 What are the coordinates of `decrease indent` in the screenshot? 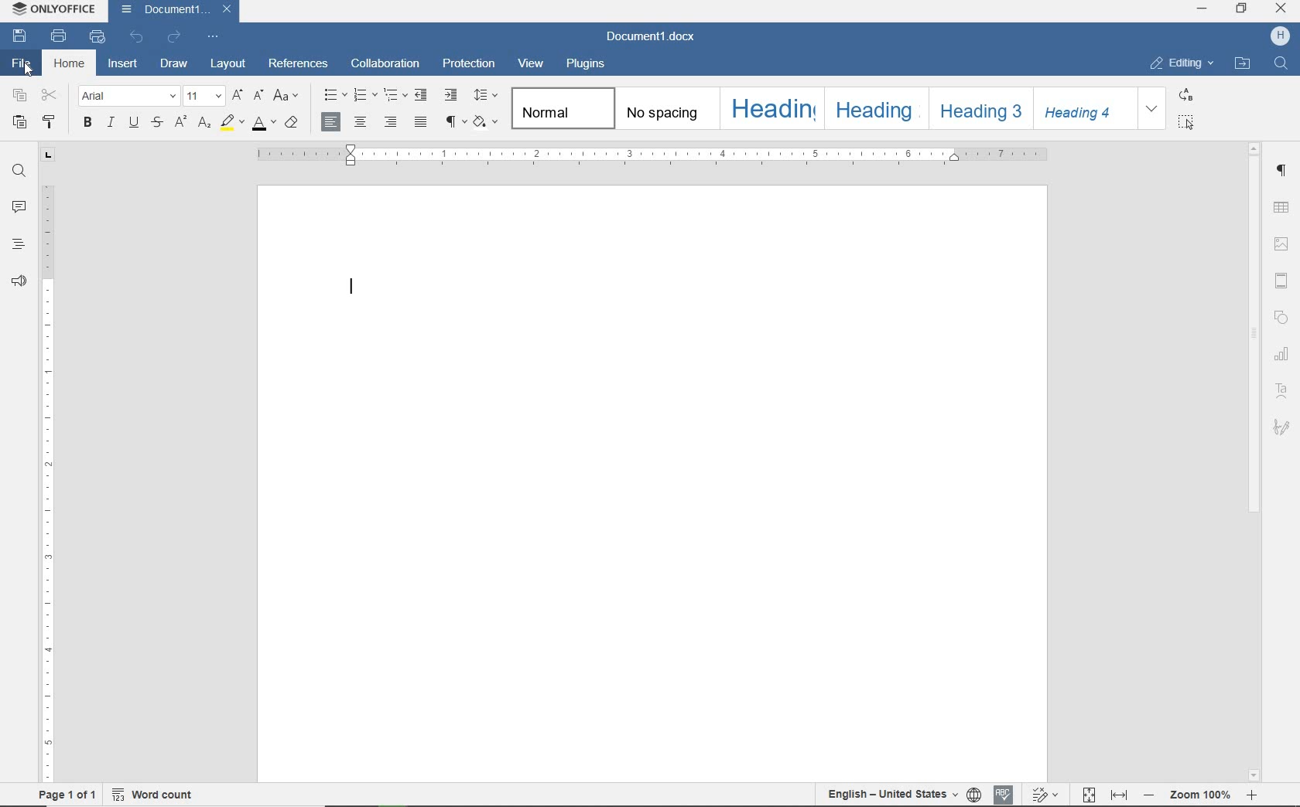 It's located at (422, 97).